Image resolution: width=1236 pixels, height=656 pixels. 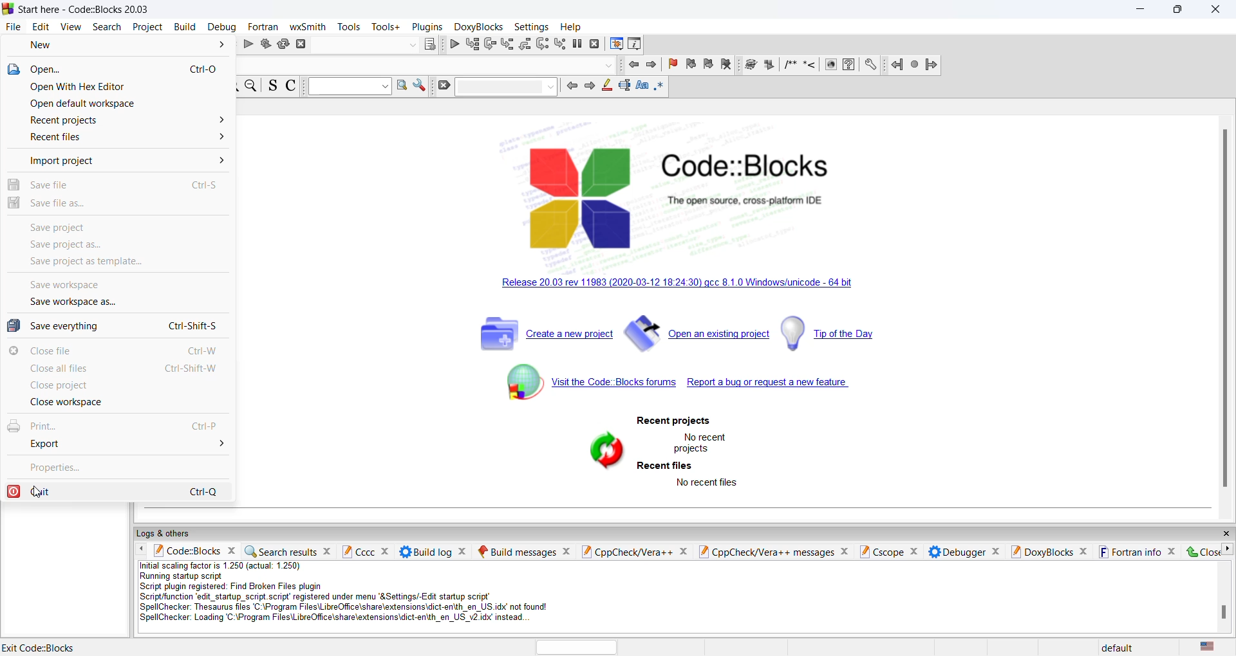 I want to click on open existing project, so click(x=698, y=337).